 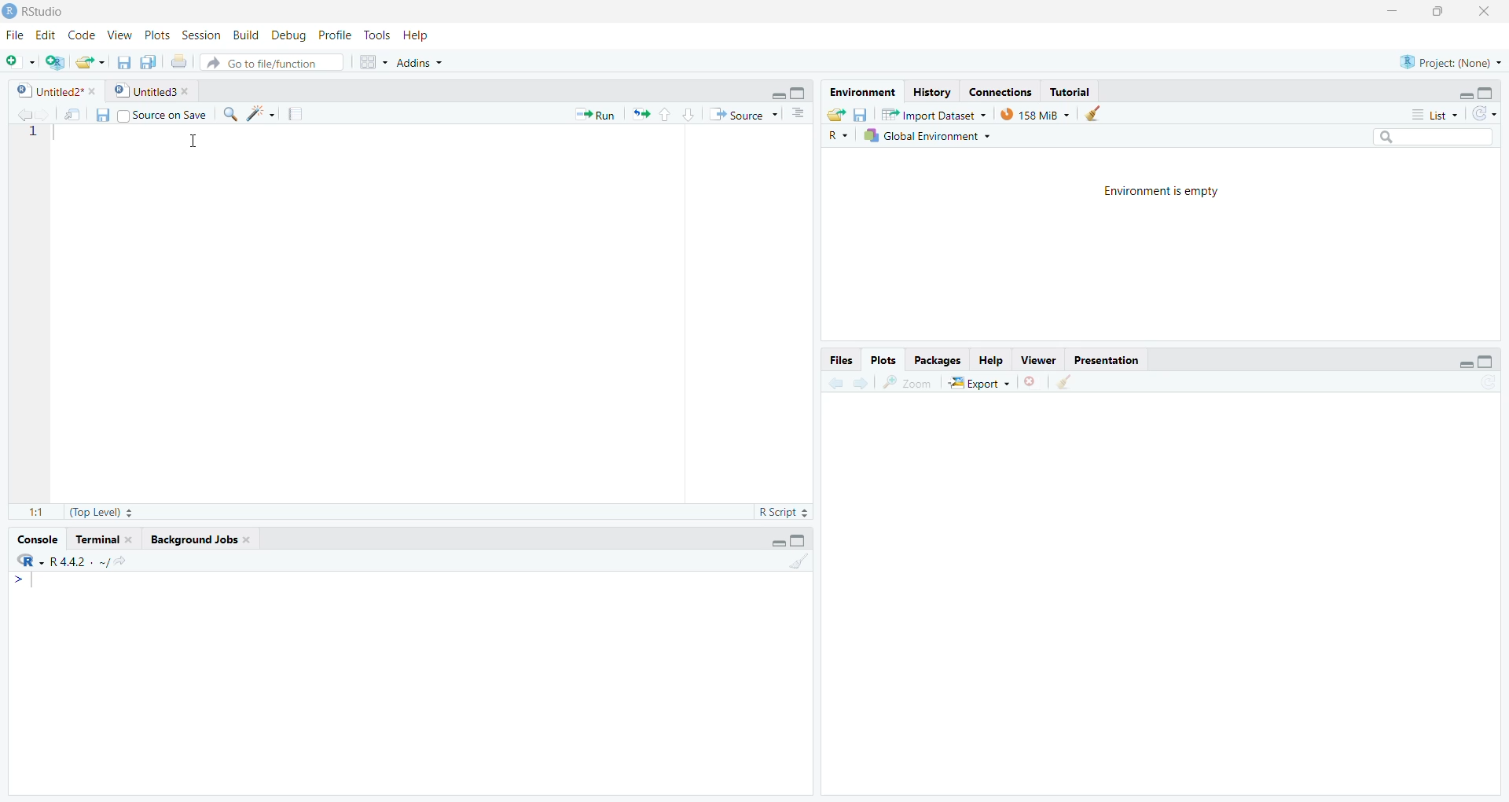 What do you see at coordinates (674, 113) in the screenshot?
I see `` at bounding box center [674, 113].